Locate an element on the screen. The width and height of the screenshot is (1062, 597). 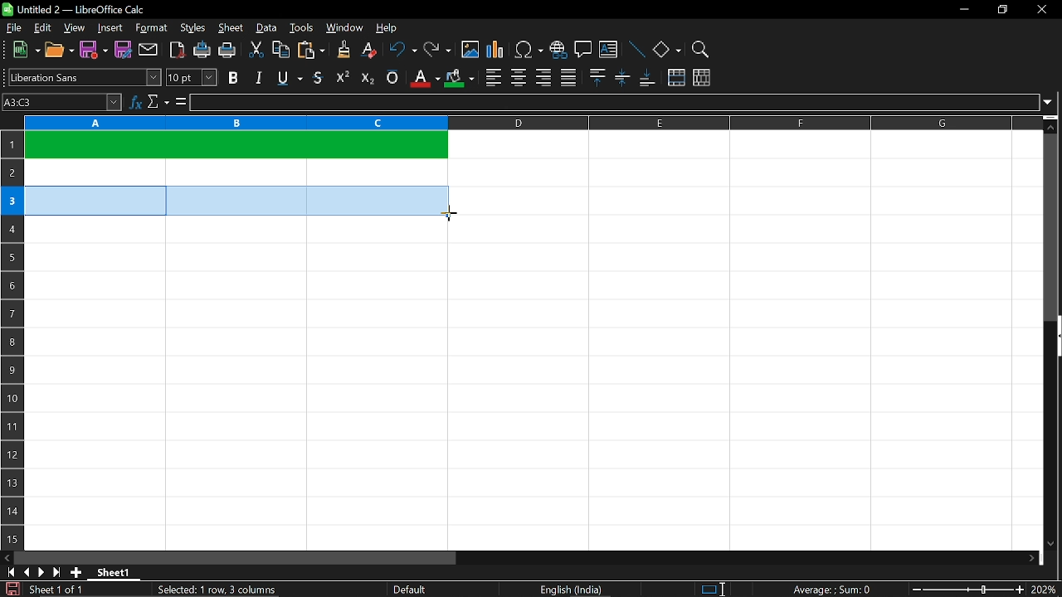
align top is located at coordinates (597, 78).